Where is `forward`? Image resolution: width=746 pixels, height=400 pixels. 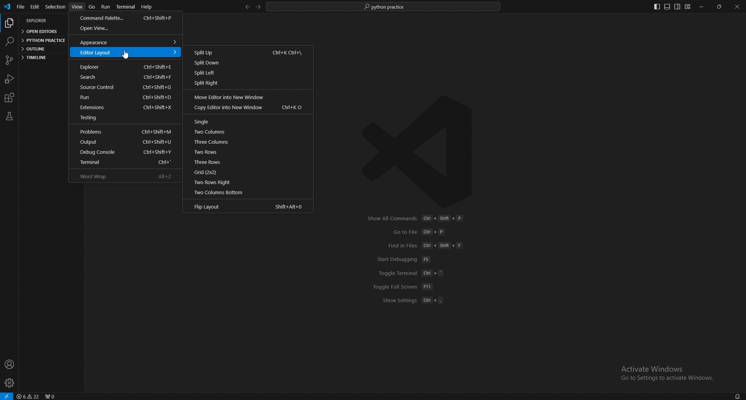 forward is located at coordinates (258, 7).